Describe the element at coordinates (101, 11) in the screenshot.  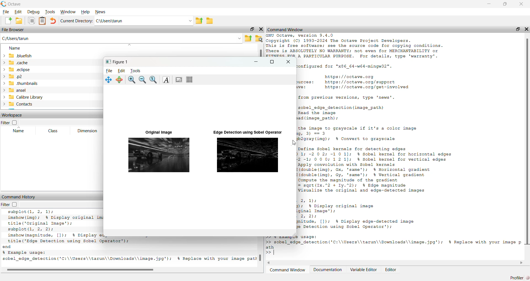
I see `News` at that location.